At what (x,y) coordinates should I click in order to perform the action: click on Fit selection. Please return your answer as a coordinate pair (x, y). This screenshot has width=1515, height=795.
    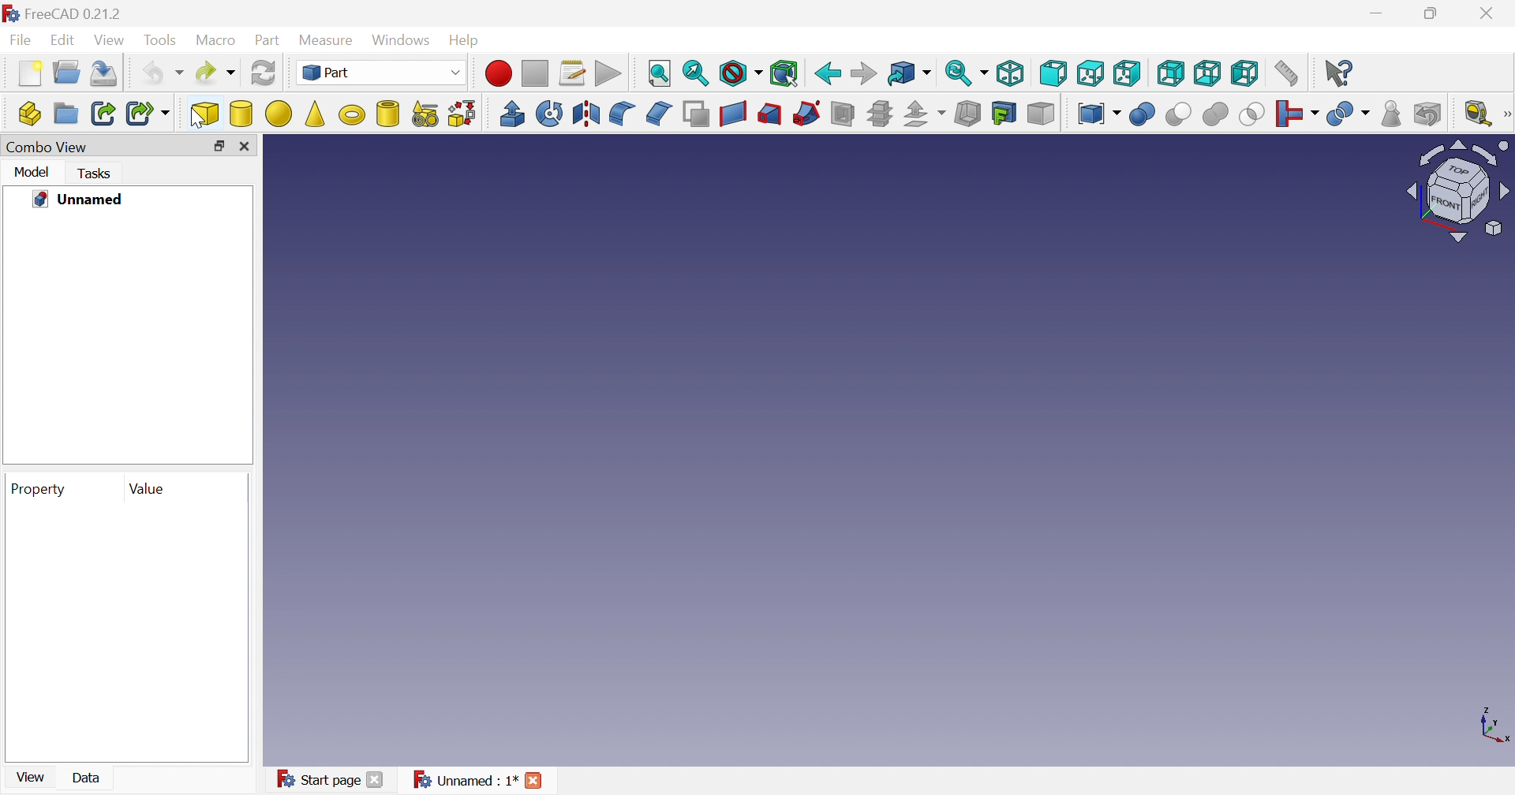
    Looking at the image, I should click on (697, 71).